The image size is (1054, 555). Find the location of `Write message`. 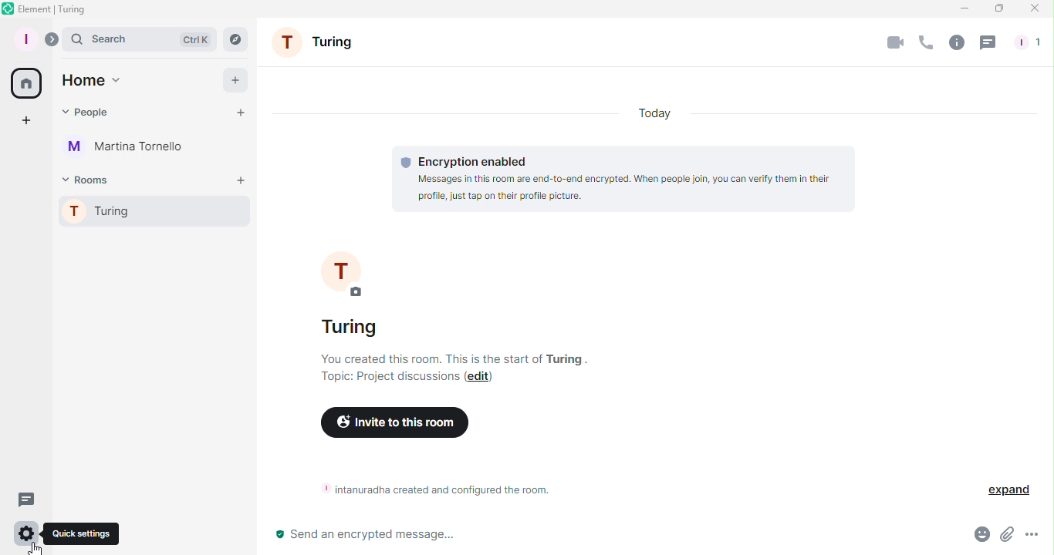

Write message is located at coordinates (589, 537).